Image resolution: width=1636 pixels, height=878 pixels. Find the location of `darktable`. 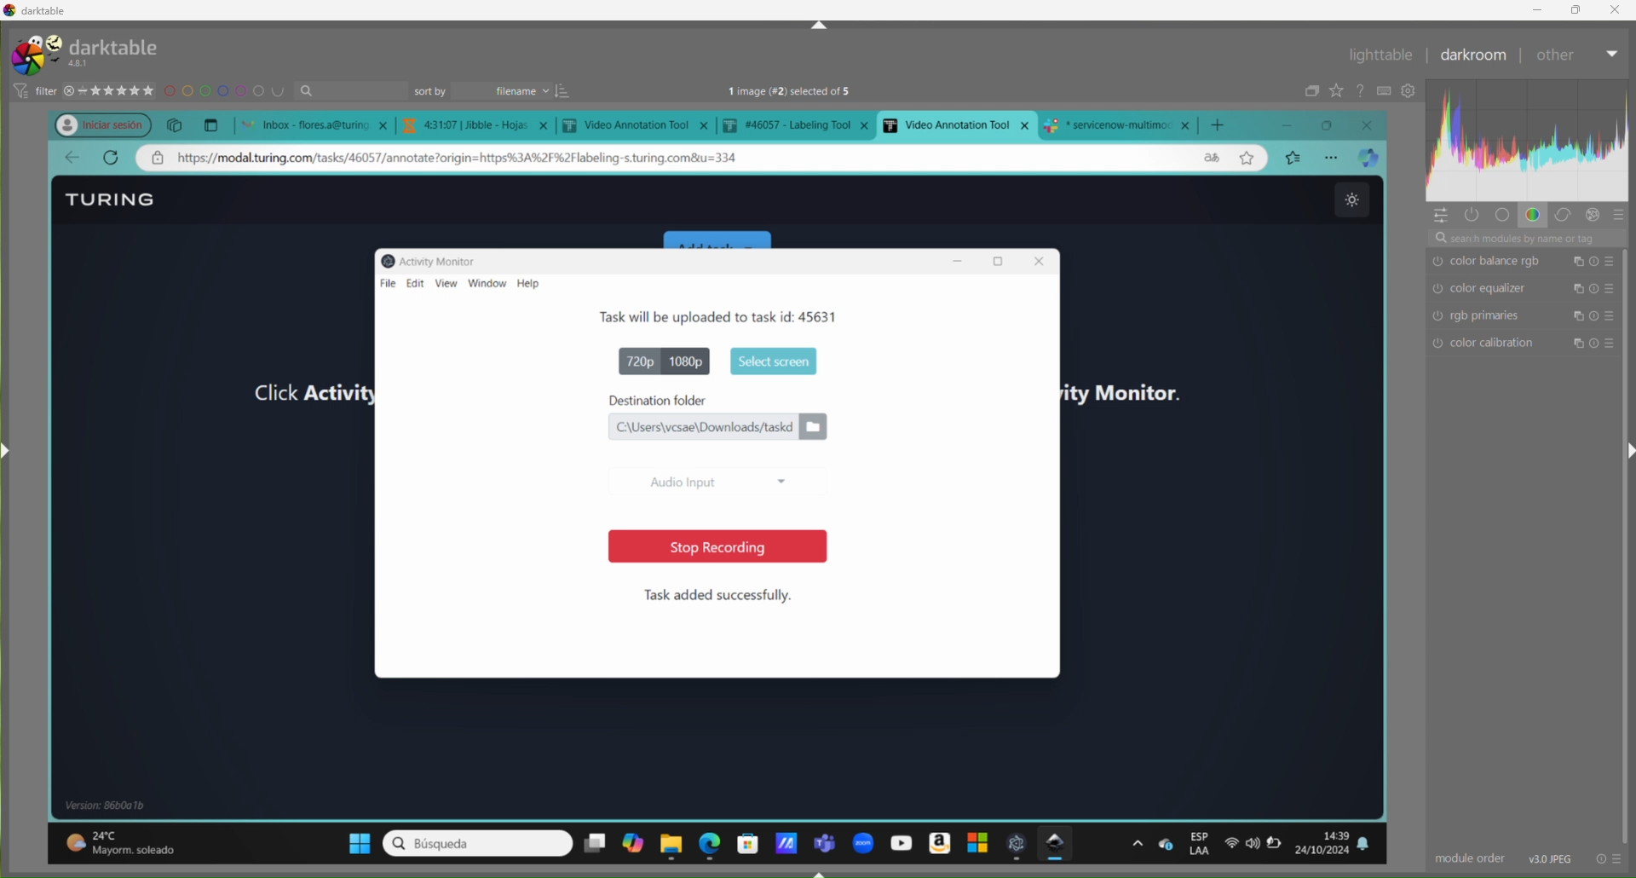

darktable is located at coordinates (38, 12).